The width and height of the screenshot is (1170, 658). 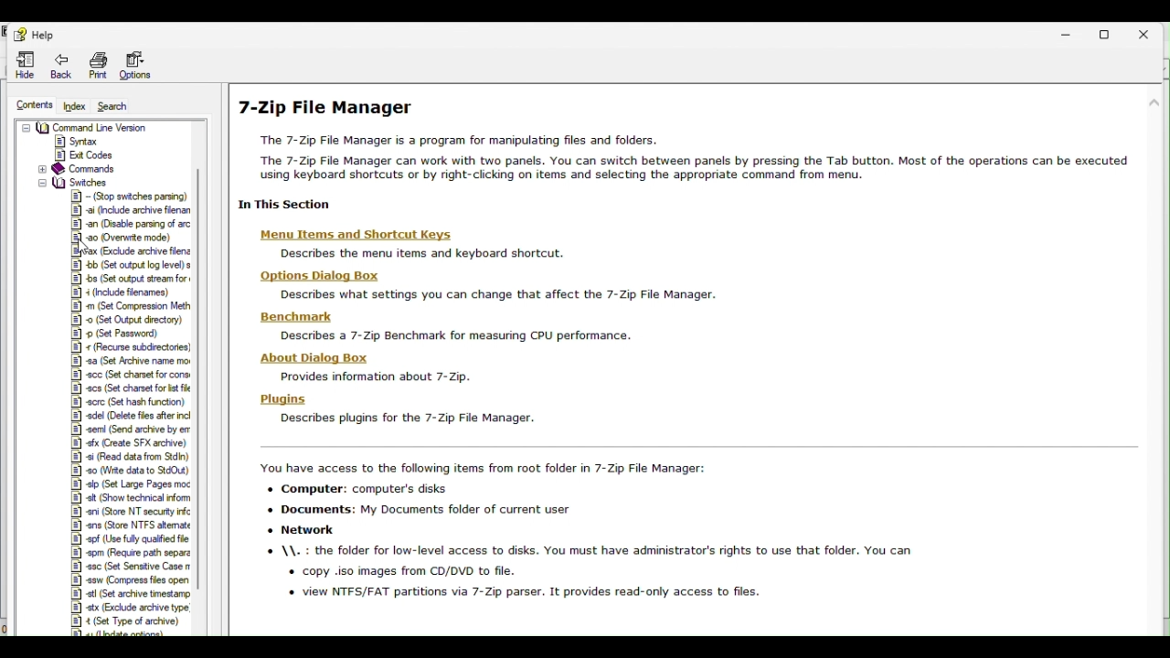 What do you see at coordinates (121, 334) in the screenshot?
I see `8] © (Set Password)` at bounding box center [121, 334].